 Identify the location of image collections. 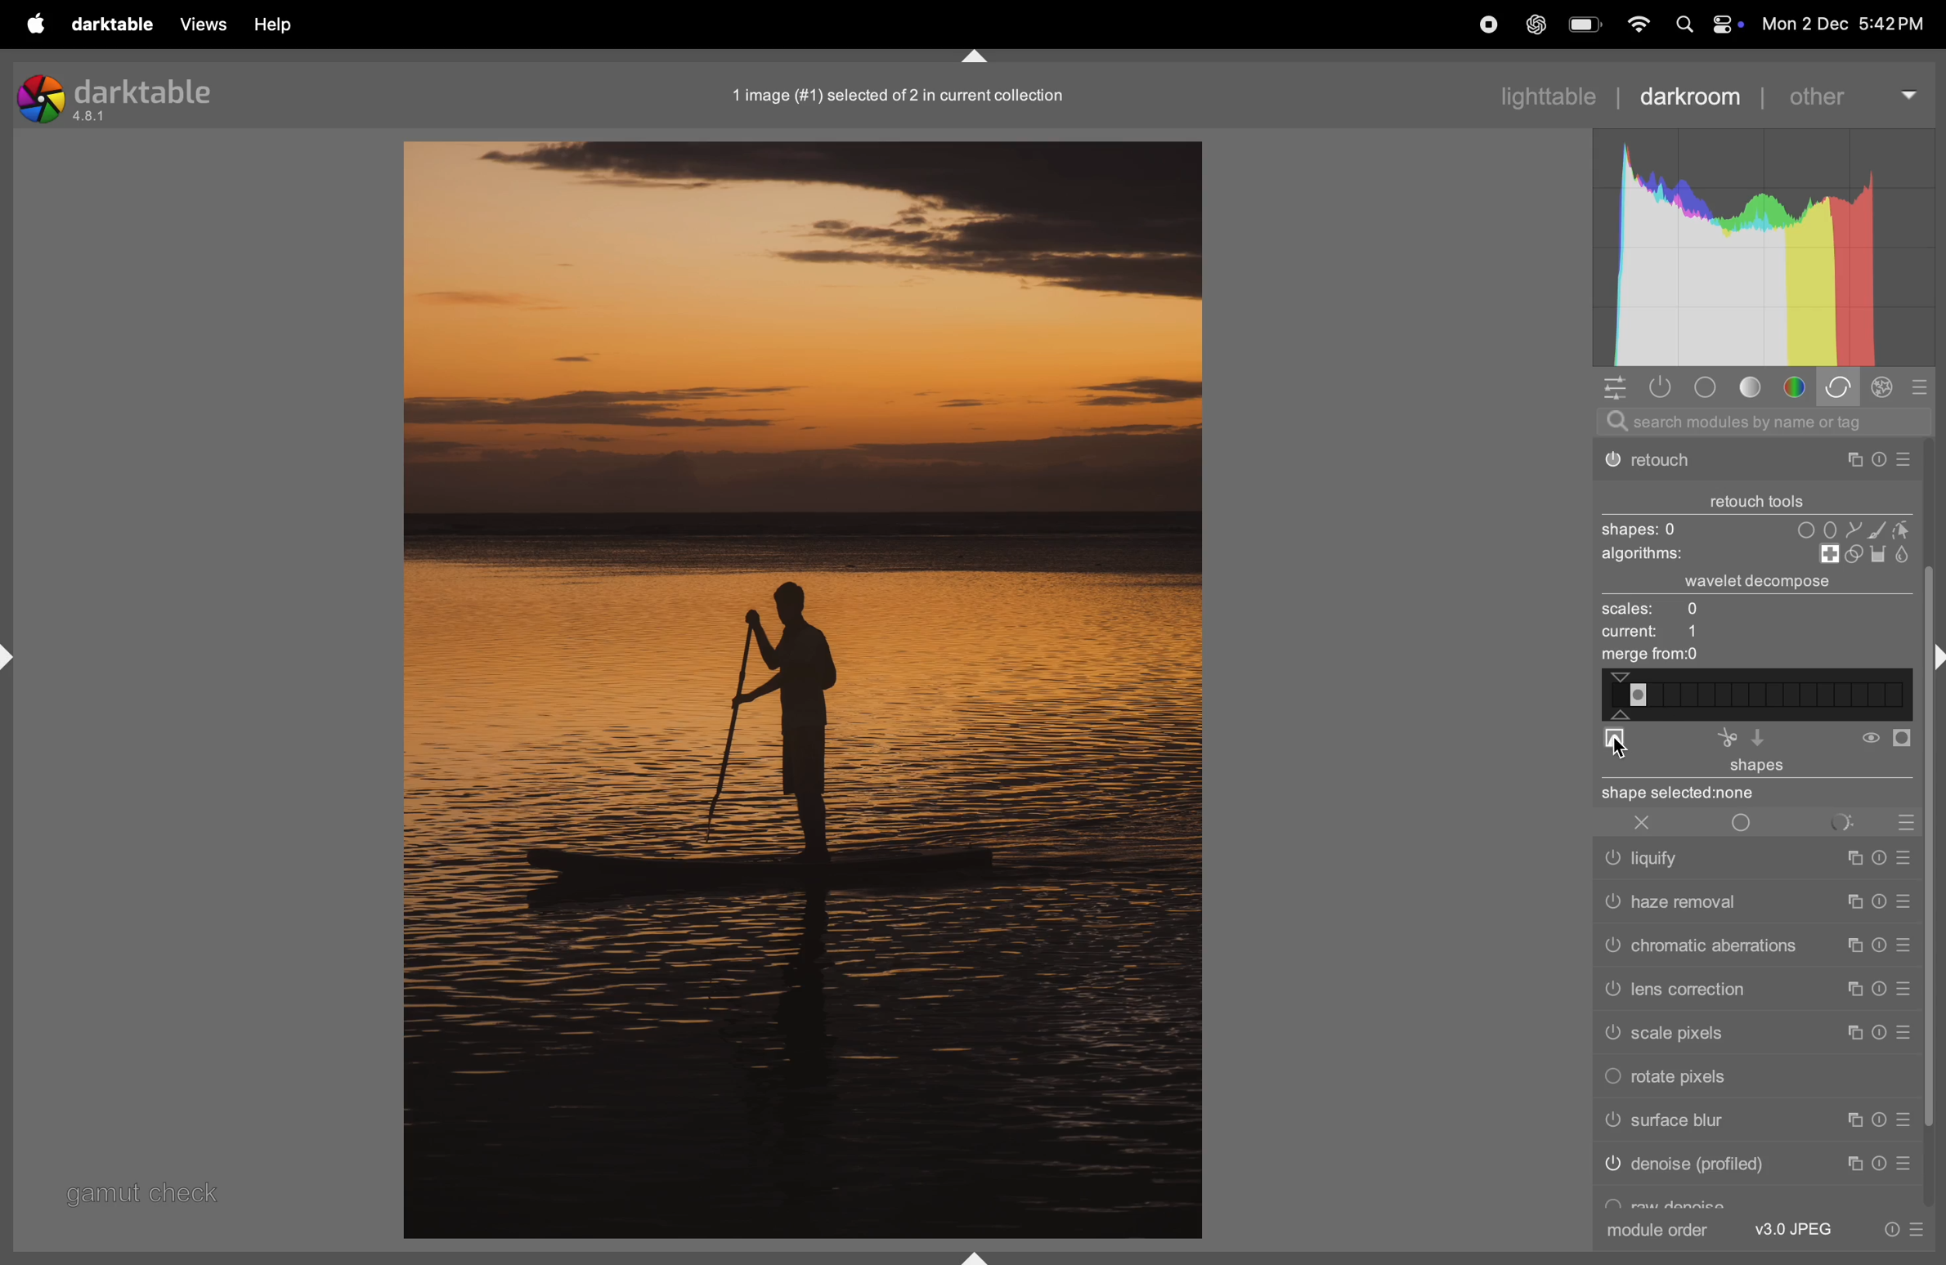
(910, 96).